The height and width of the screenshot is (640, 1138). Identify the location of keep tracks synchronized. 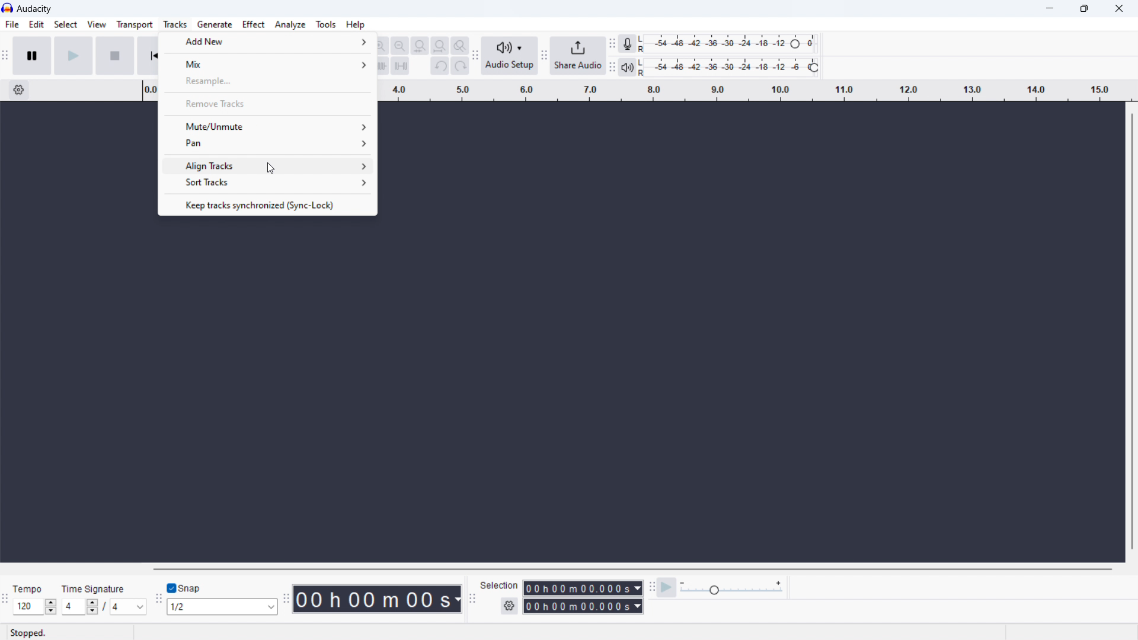
(267, 204).